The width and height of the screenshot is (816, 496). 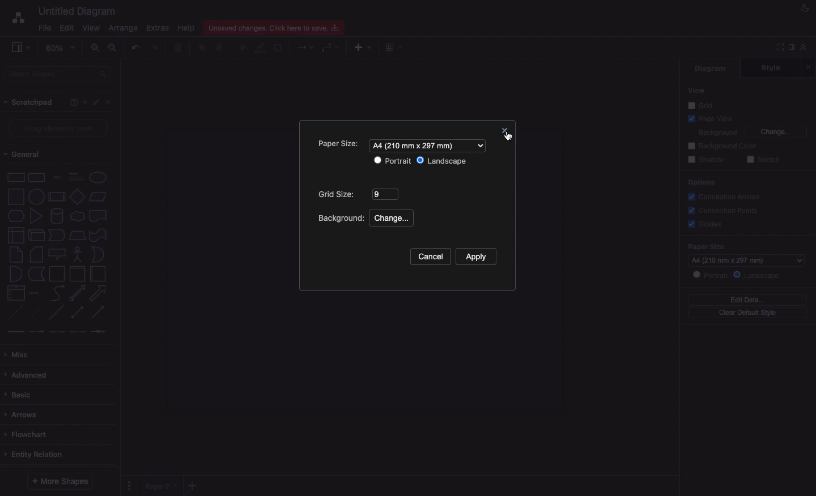 What do you see at coordinates (507, 138) in the screenshot?
I see `Cursor` at bounding box center [507, 138].